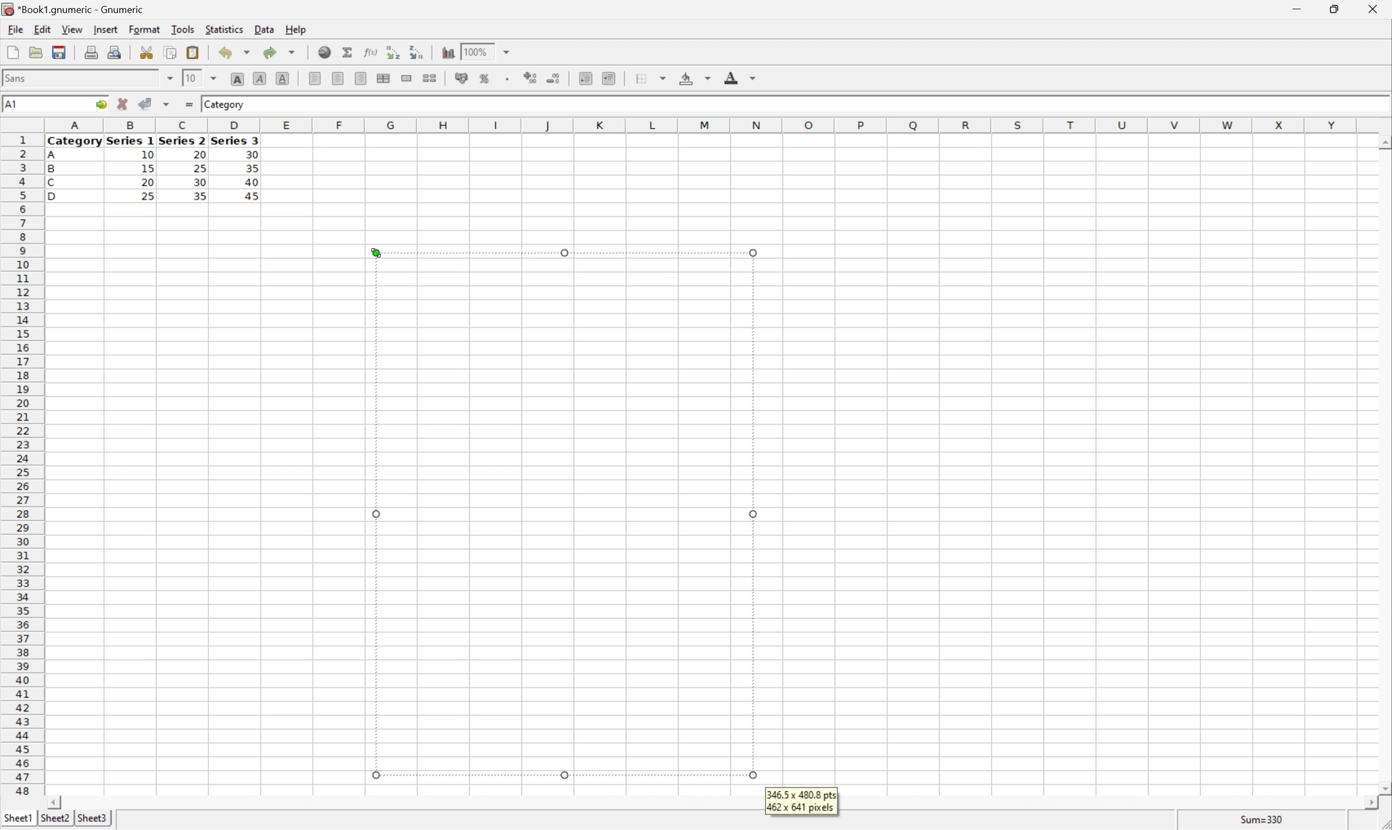 The image size is (1392, 830). I want to click on selected area, so click(565, 515).